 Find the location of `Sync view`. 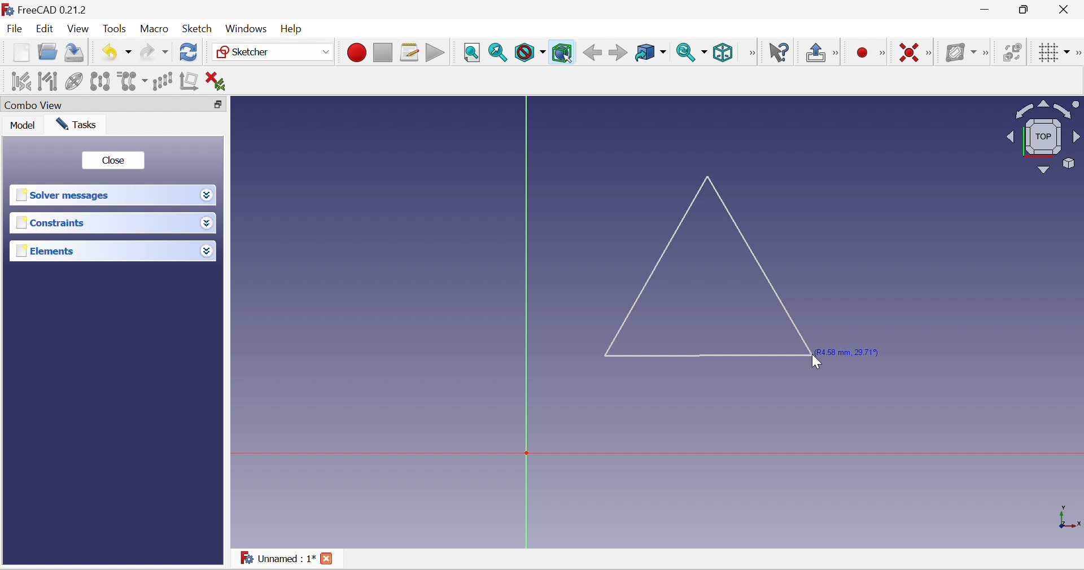

Sync view is located at coordinates (693, 53).